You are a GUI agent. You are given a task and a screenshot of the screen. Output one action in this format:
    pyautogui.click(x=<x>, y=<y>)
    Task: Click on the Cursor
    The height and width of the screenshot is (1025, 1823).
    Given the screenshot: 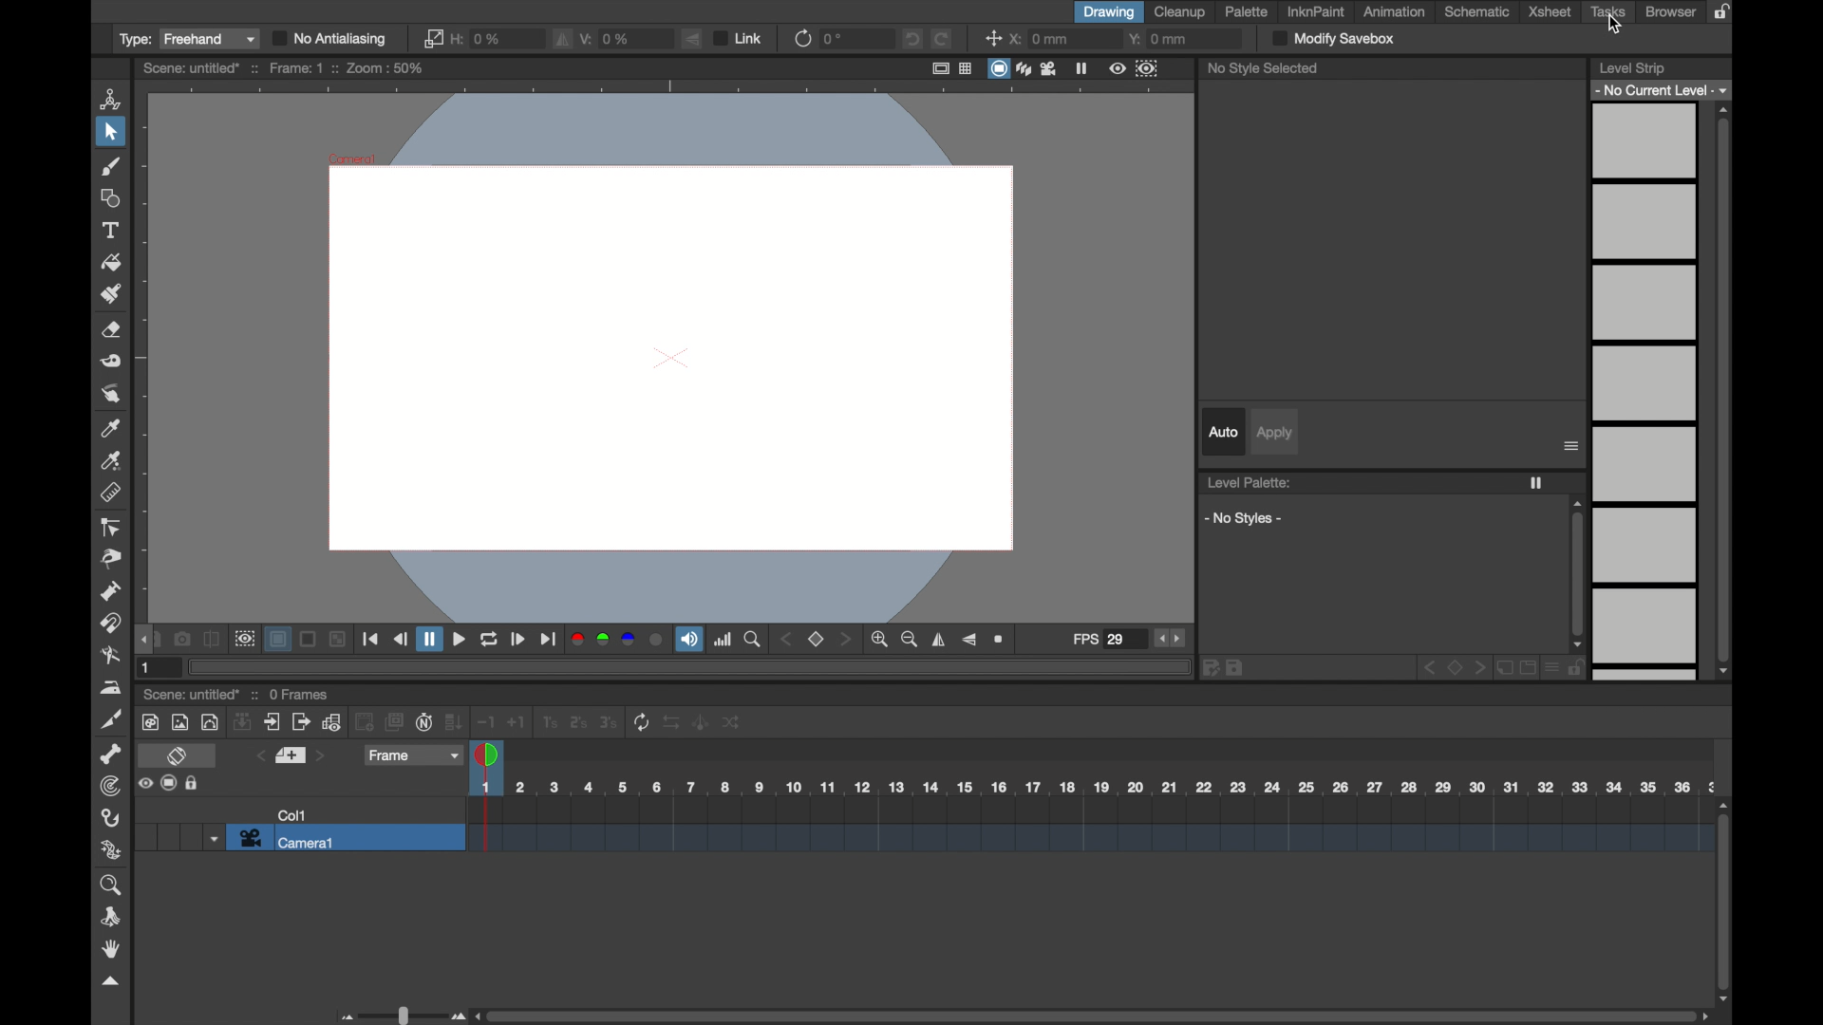 What is the action you would take?
    pyautogui.click(x=1616, y=28)
    